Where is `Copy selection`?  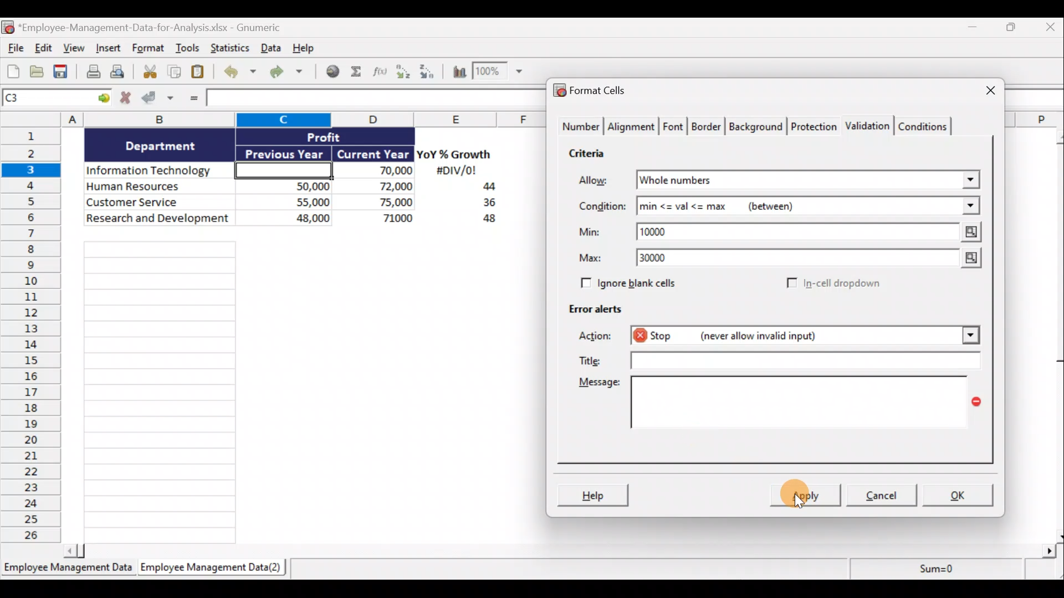 Copy selection is located at coordinates (175, 72).